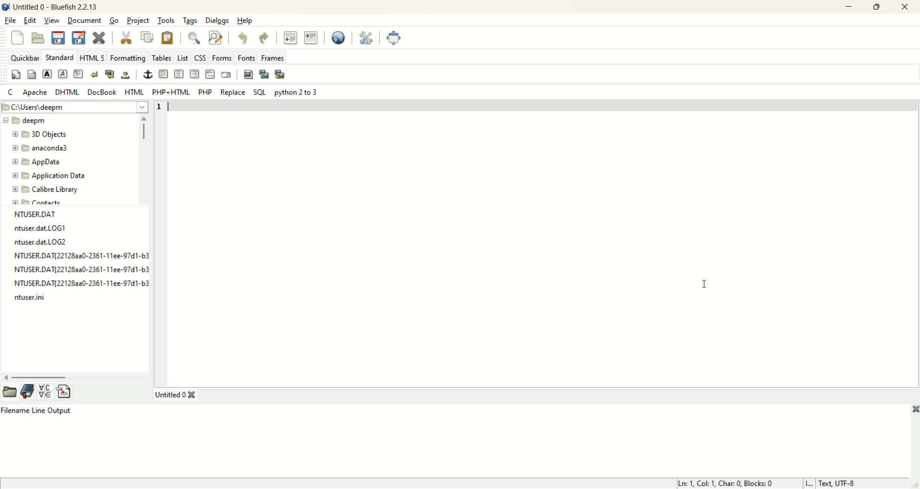 The height and width of the screenshot is (489, 920). What do you see at coordinates (850, 6) in the screenshot?
I see `minimize` at bounding box center [850, 6].